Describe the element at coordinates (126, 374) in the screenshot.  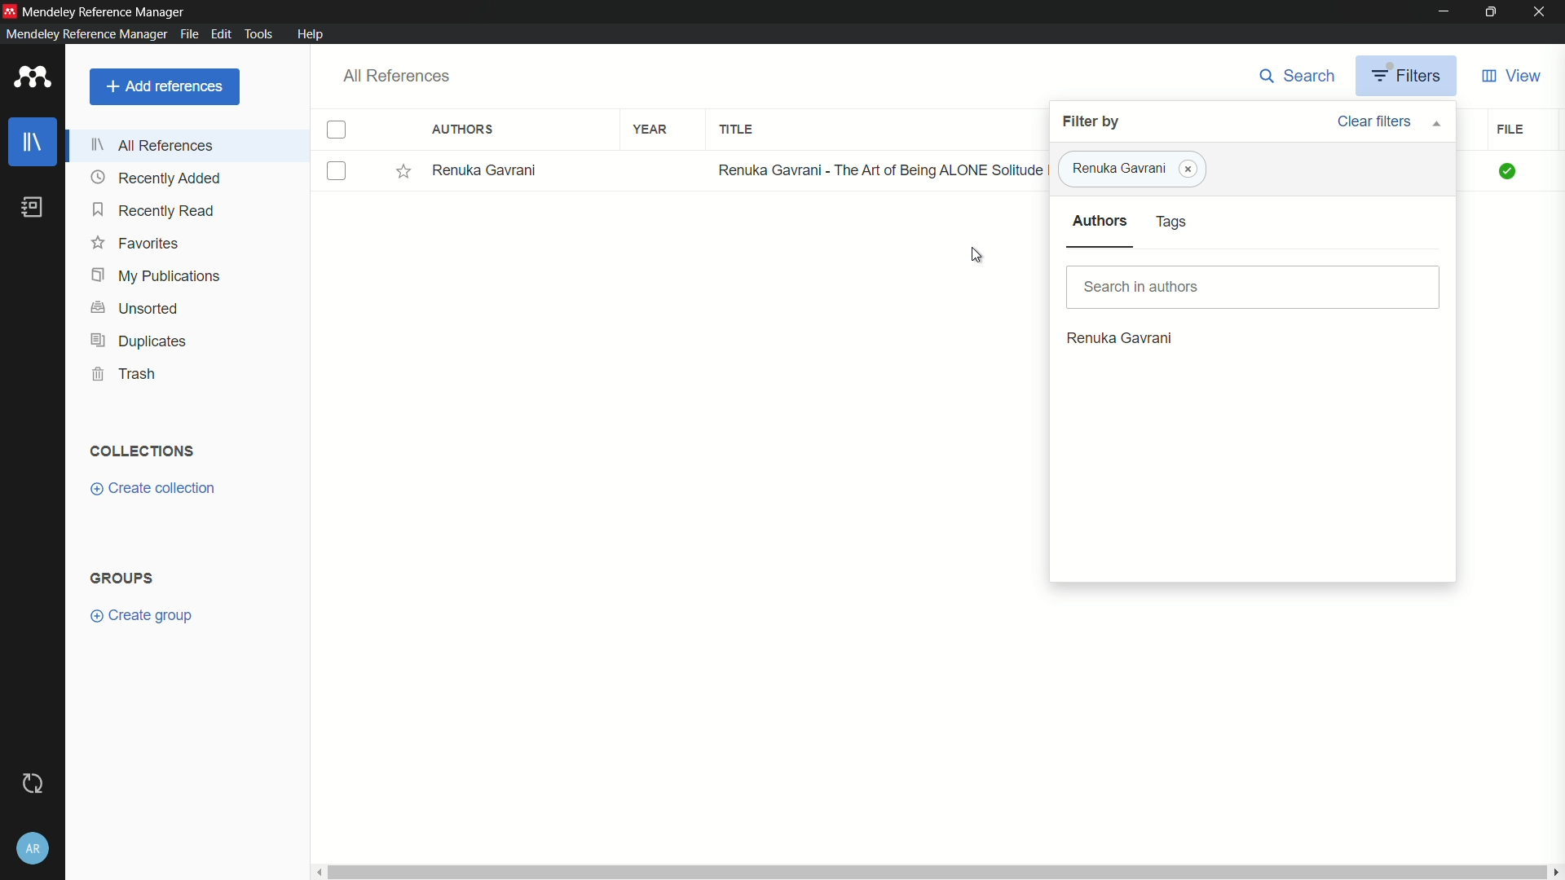
I see `trash` at that location.